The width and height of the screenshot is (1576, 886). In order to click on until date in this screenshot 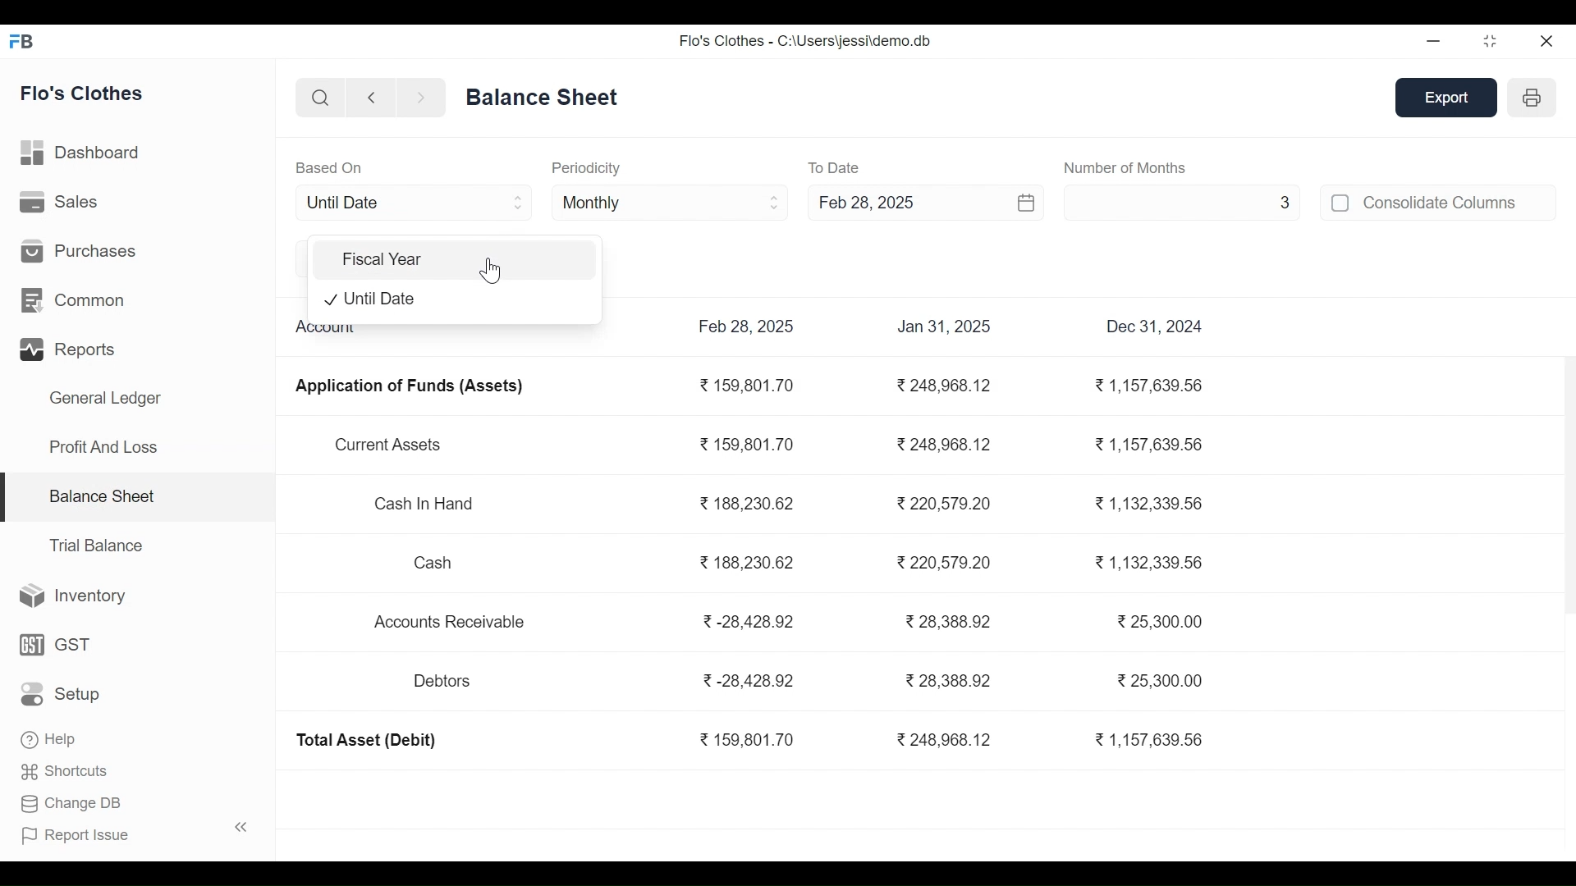, I will do `click(456, 299)`.